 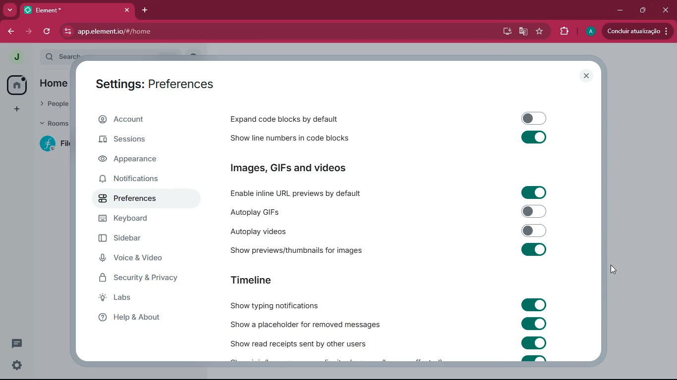 I want to click on enable inline URL previews by default, so click(x=298, y=191).